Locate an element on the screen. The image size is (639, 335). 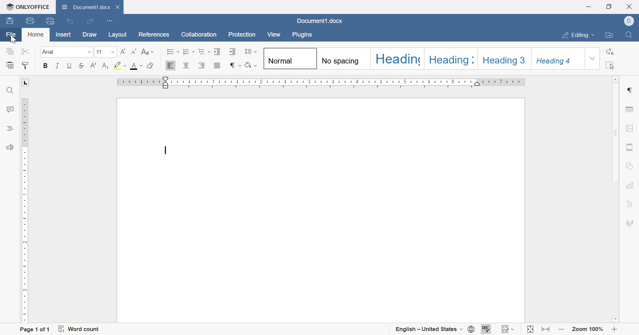
numbering is located at coordinates (189, 51).